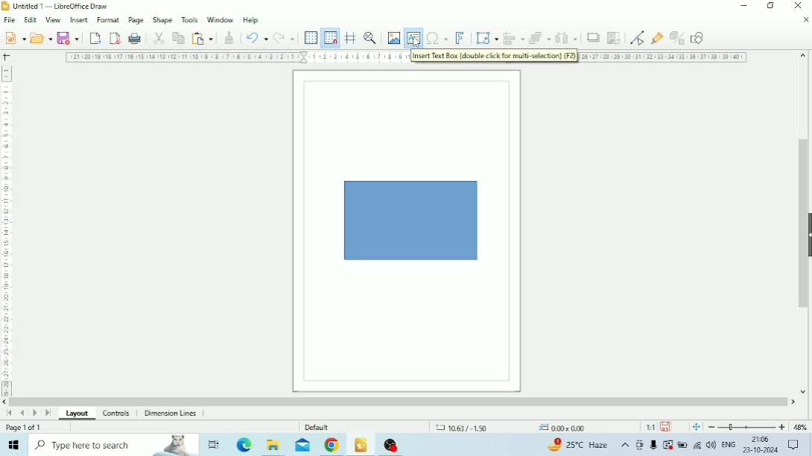  What do you see at coordinates (760, 439) in the screenshot?
I see `Time` at bounding box center [760, 439].